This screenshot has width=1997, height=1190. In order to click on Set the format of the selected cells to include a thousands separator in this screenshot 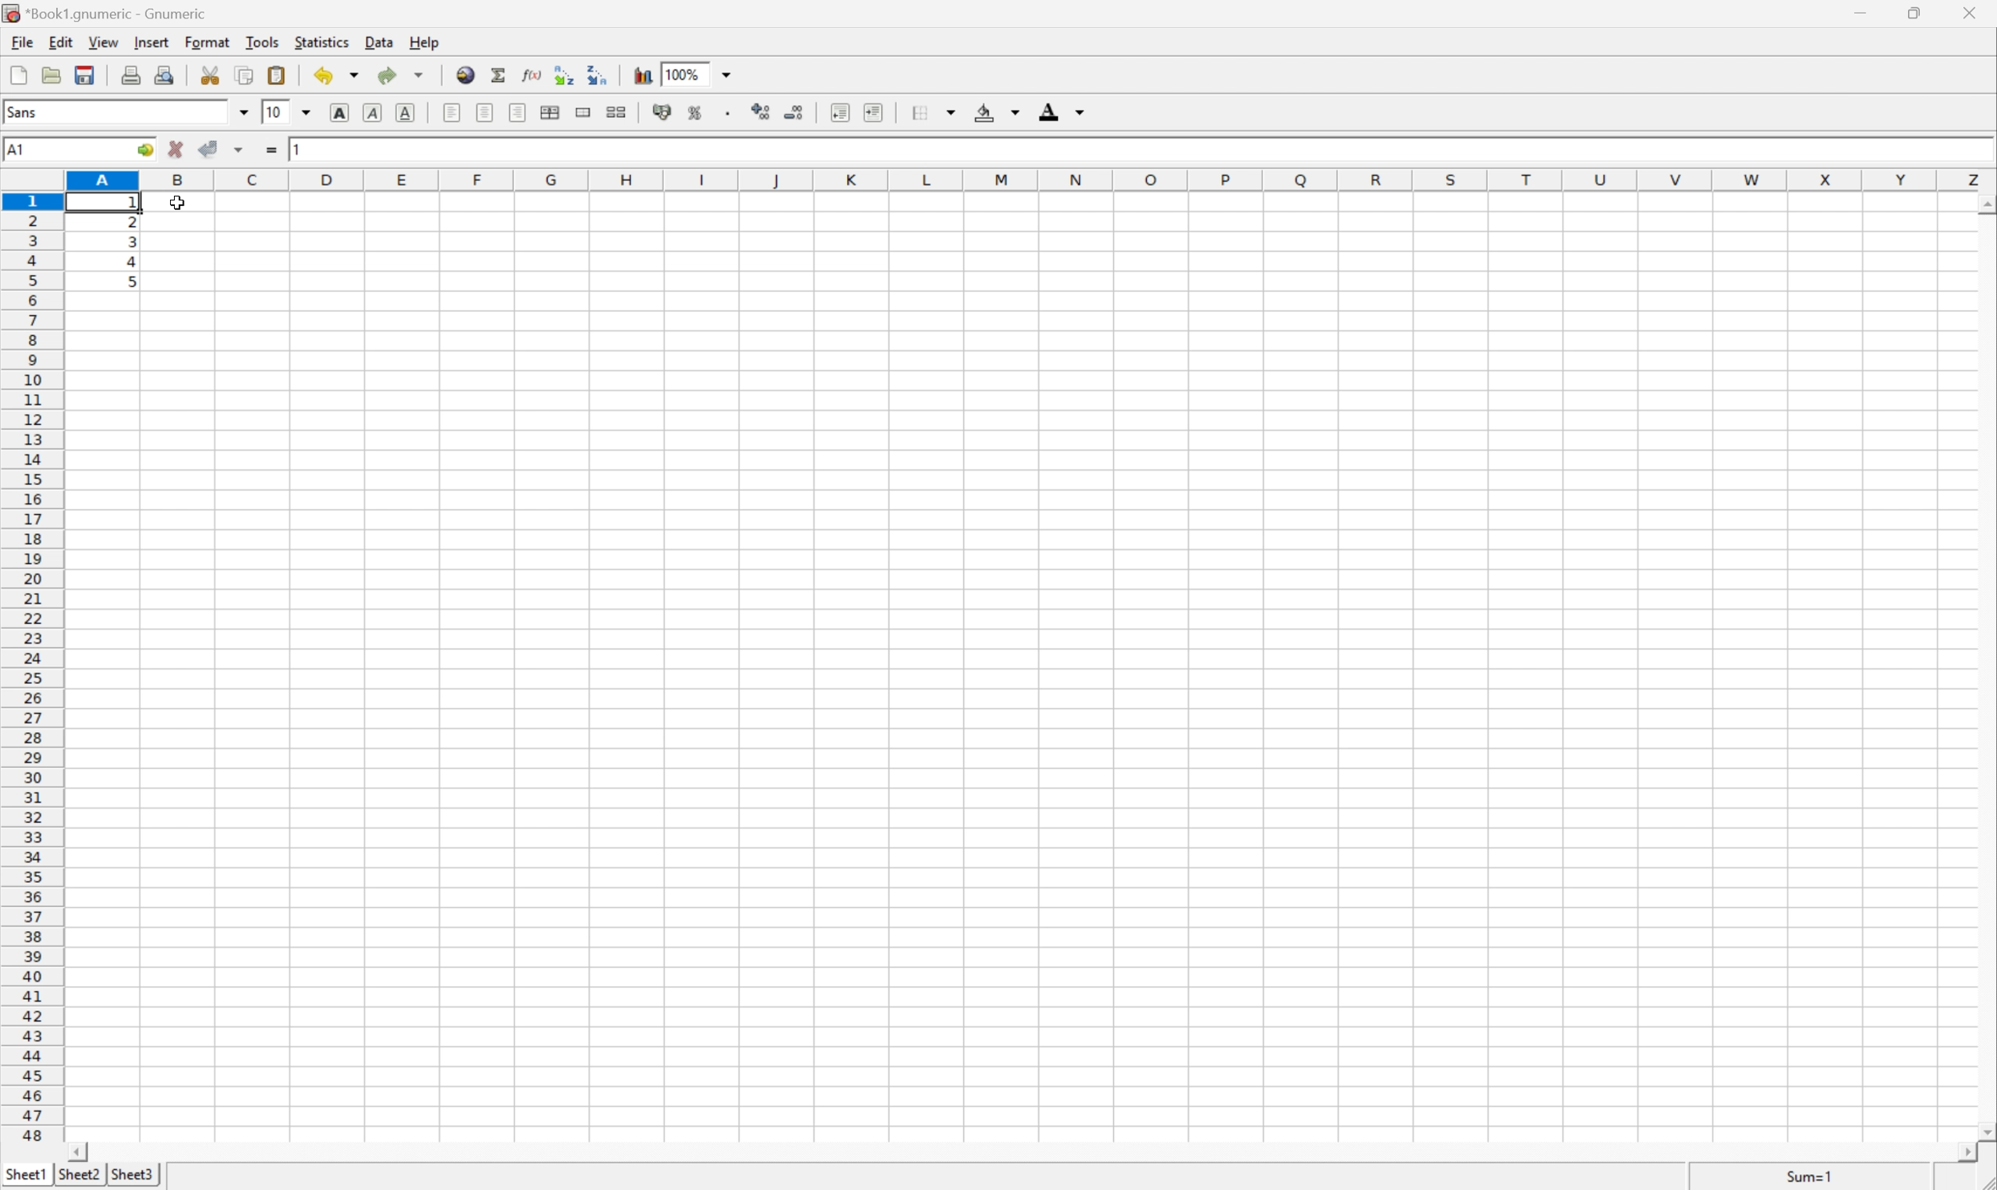, I will do `click(727, 112)`.